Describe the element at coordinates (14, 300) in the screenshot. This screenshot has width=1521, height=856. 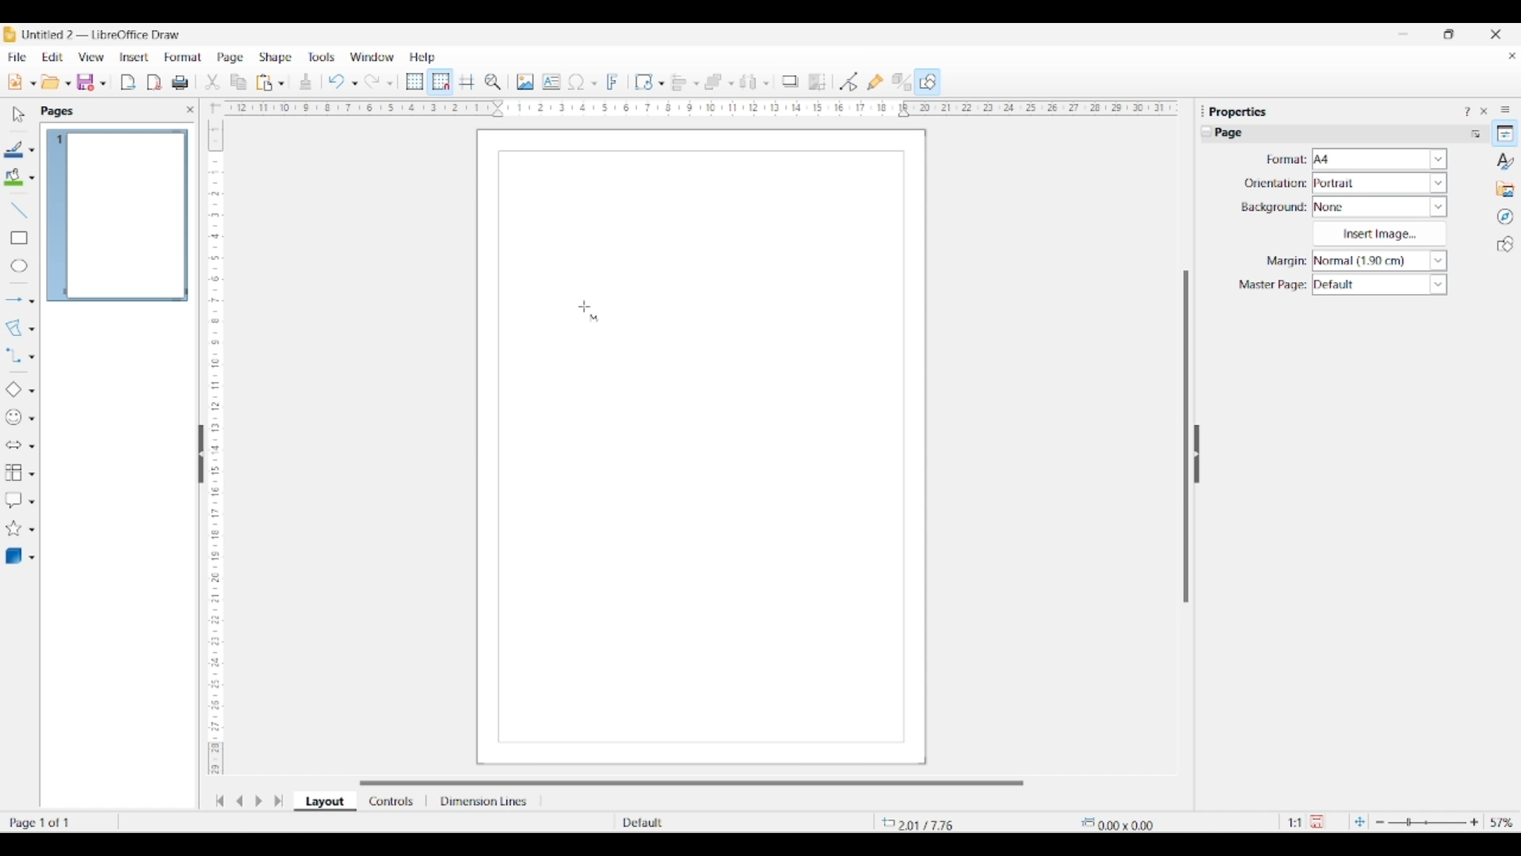
I see `Selected arrow` at that location.